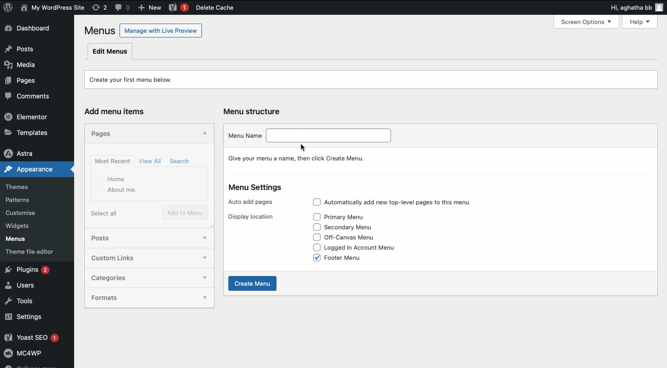 This screenshot has width=667, height=368. What do you see at coordinates (590, 22) in the screenshot?
I see `Screen Options ` at bounding box center [590, 22].